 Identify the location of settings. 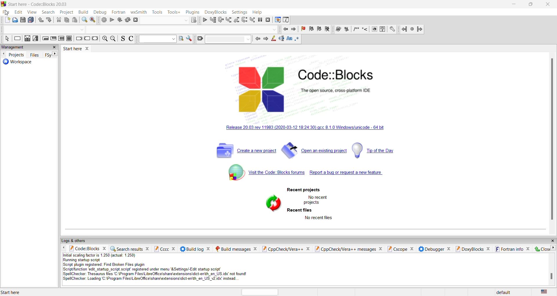
(239, 12).